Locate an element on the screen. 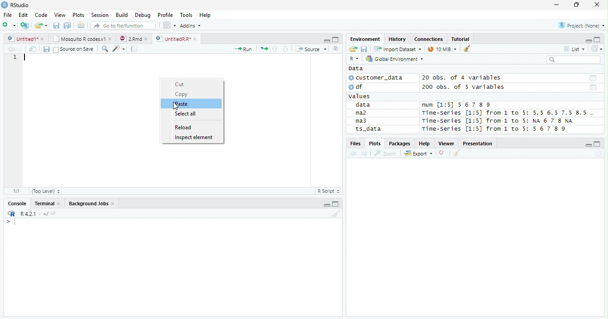 Image resolution: width=608 pixels, height=319 pixels. Cut is located at coordinates (179, 84).